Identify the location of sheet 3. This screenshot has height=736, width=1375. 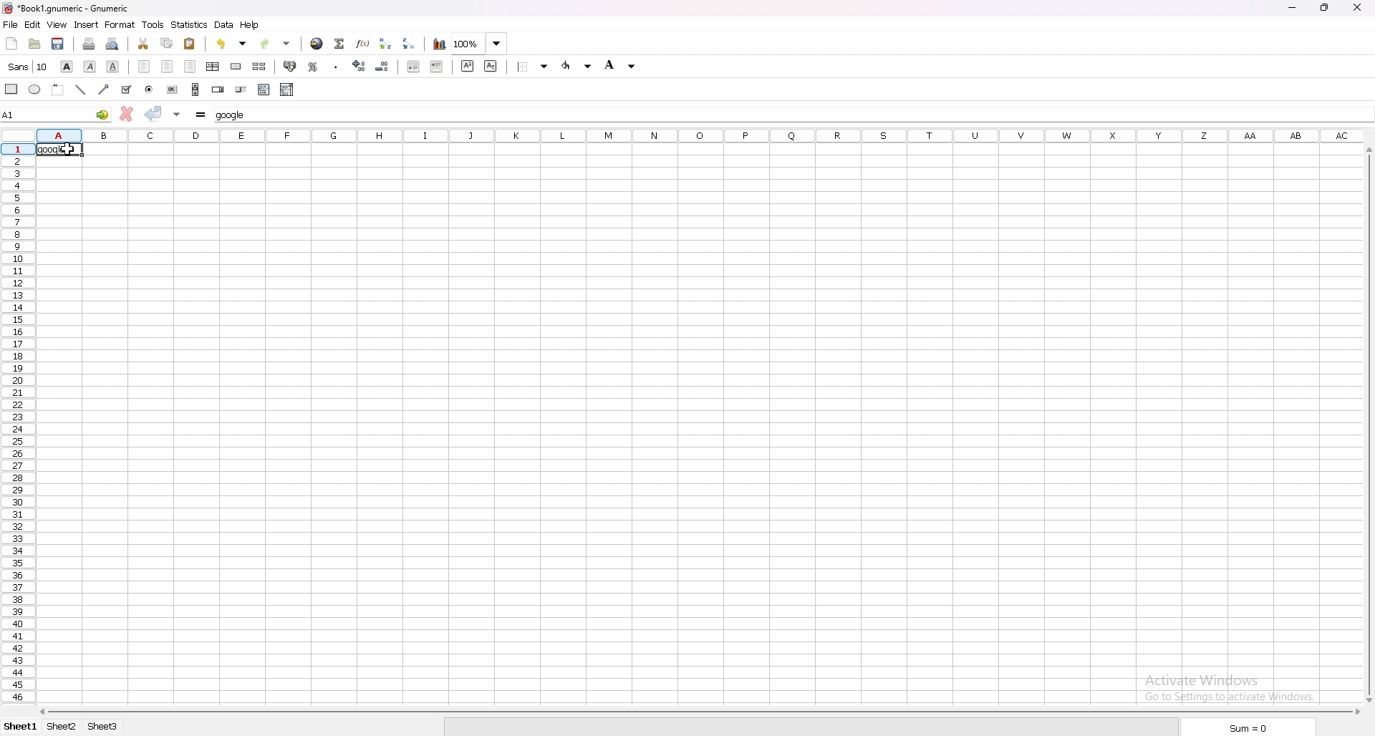
(112, 727).